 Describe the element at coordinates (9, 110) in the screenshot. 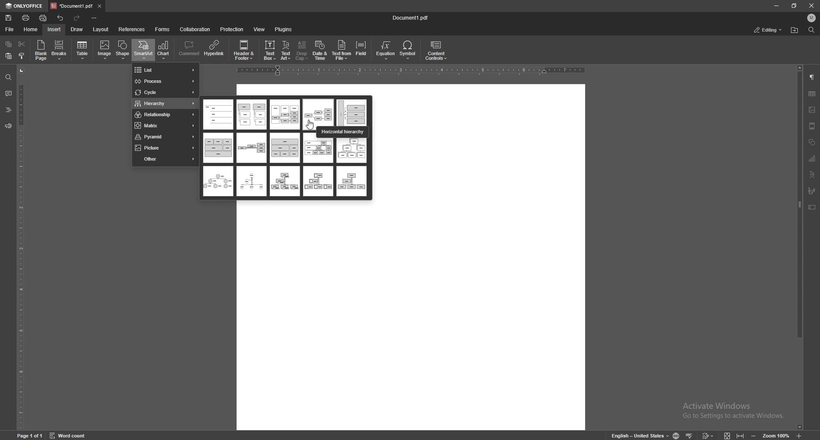

I see `headings` at that location.